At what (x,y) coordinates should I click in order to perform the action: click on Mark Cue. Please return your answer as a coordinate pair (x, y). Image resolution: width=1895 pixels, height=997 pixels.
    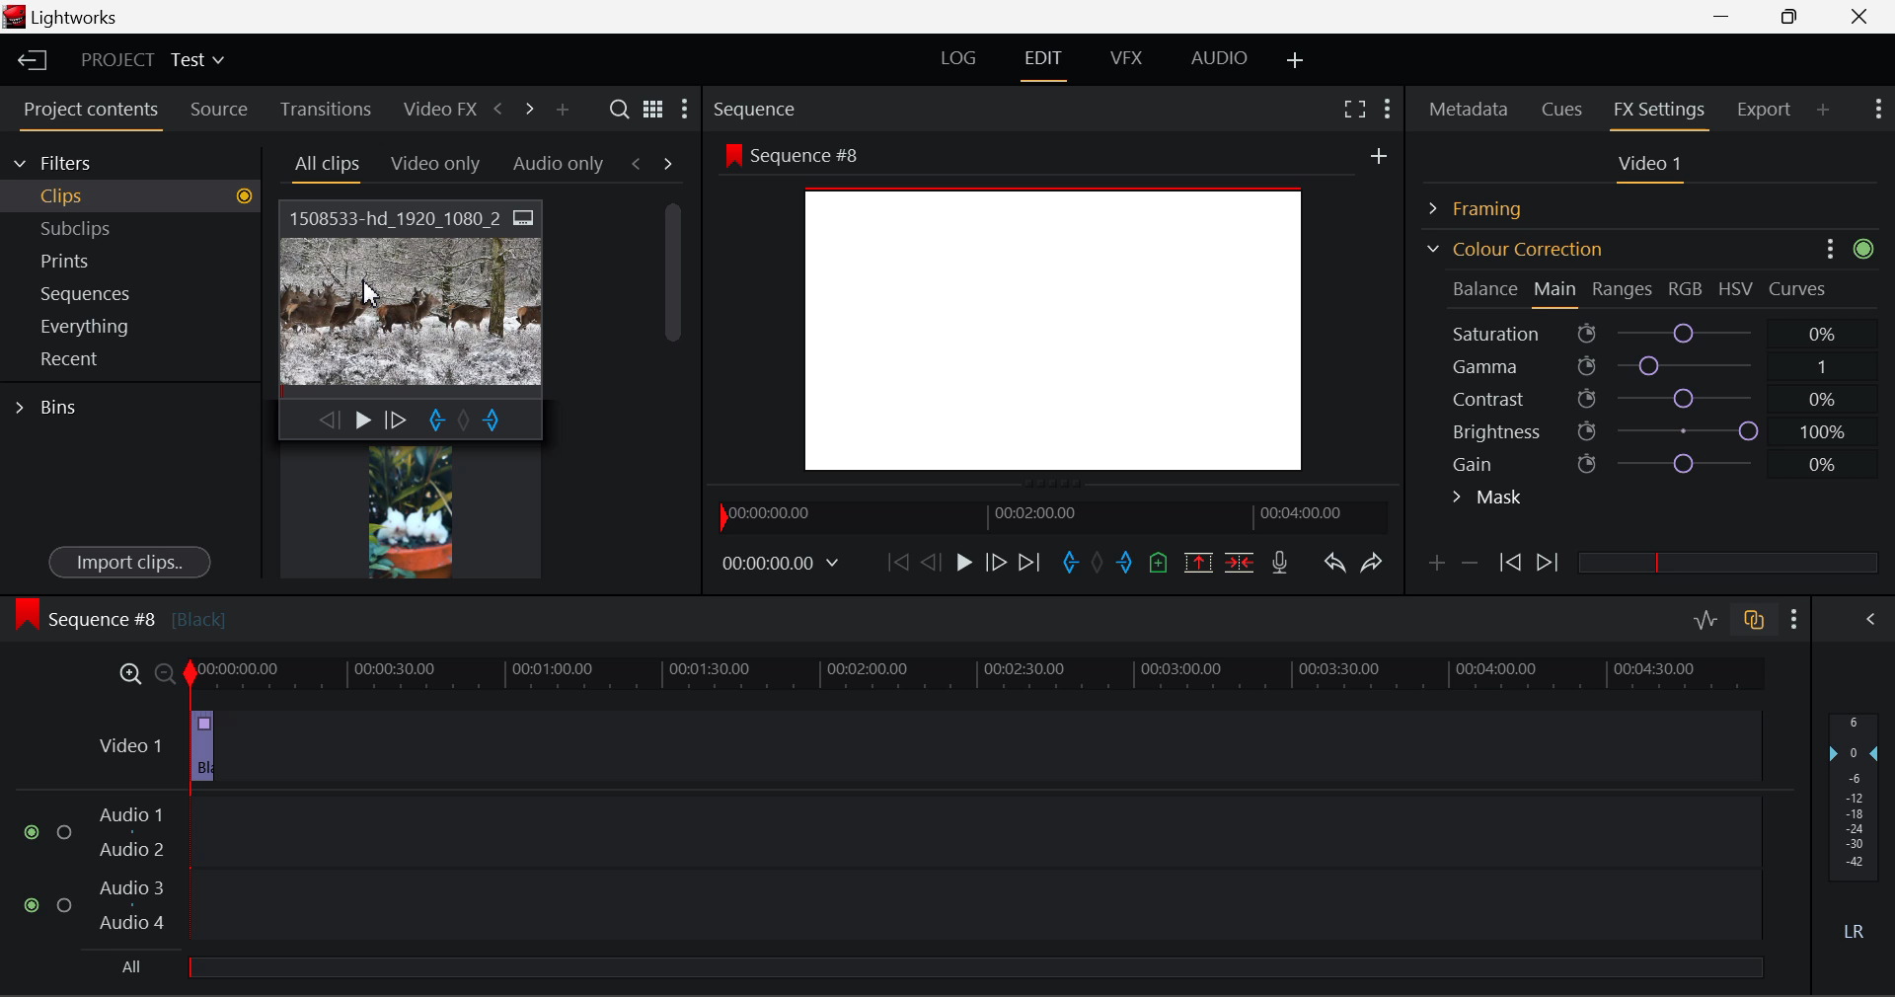
    Looking at the image, I should click on (1157, 564).